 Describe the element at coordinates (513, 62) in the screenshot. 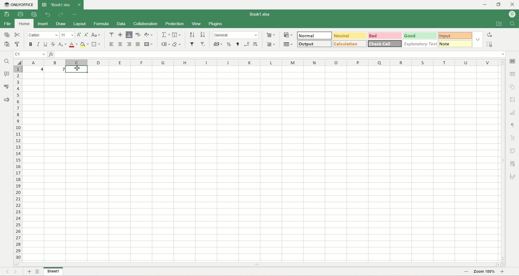

I see `cell settings` at that location.